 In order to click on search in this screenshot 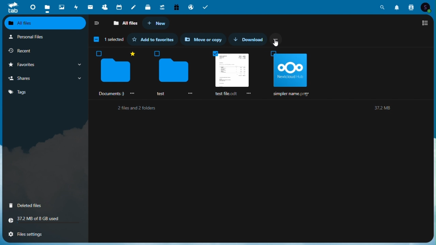, I will do `click(383, 6)`.